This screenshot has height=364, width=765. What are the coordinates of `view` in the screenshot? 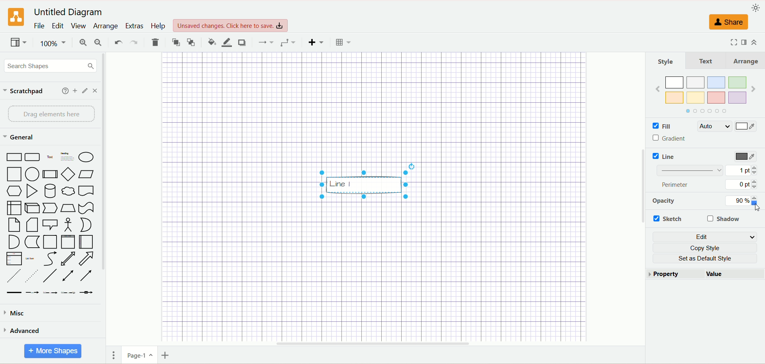 It's located at (18, 42).